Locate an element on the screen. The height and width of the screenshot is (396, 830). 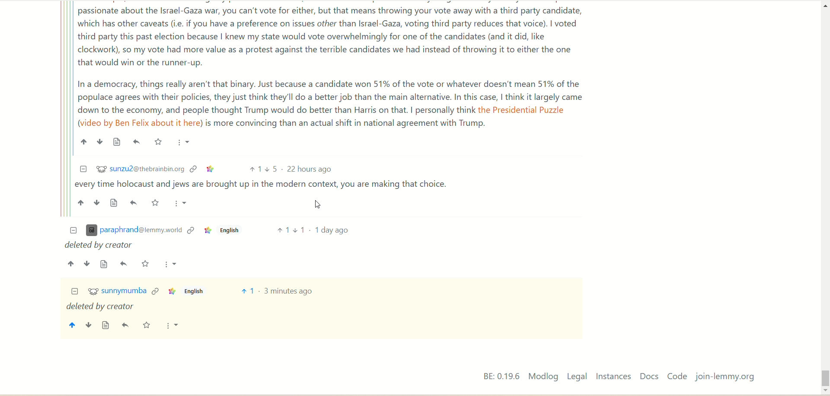
Upvote is located at coordinates (81, 203).